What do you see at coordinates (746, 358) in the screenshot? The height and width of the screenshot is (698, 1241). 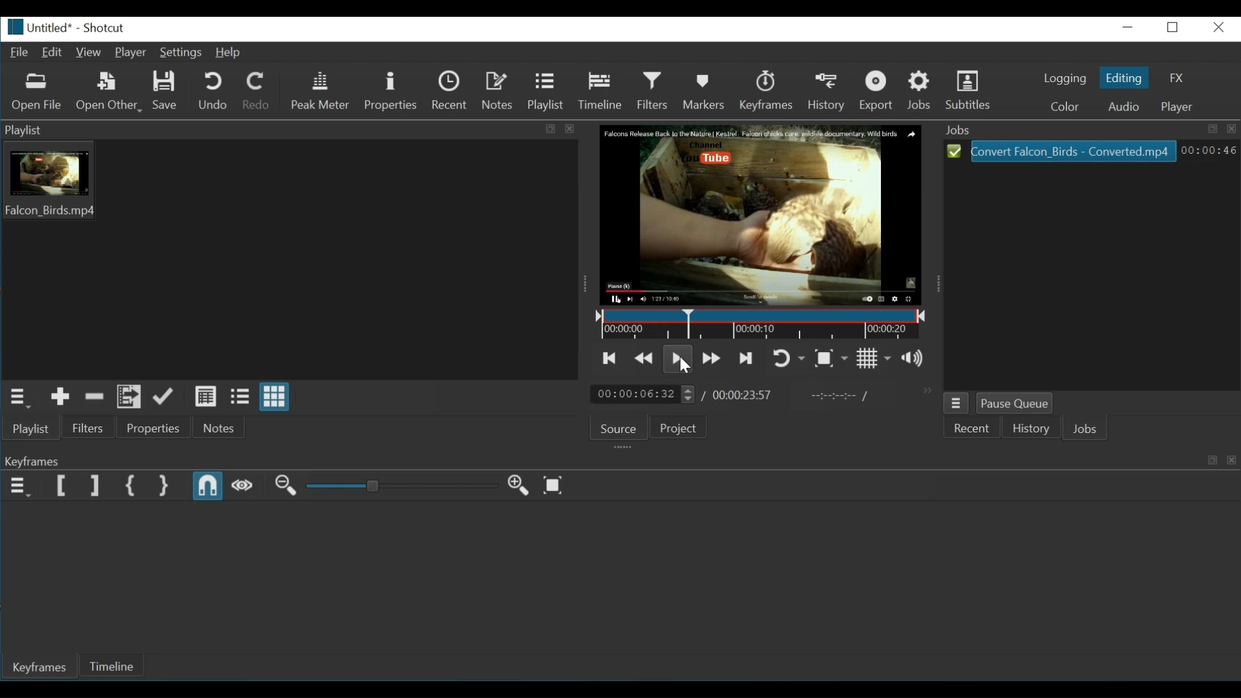 I see `Skip to the next point` at bounding box center [746, 358].